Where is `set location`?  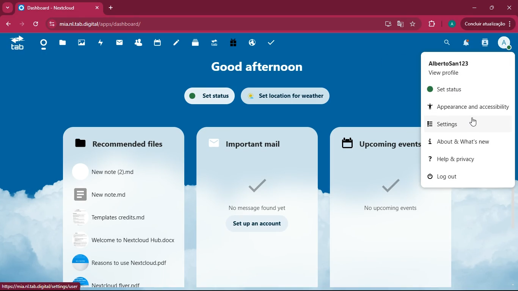
set location is located at coordinates (287, 95).